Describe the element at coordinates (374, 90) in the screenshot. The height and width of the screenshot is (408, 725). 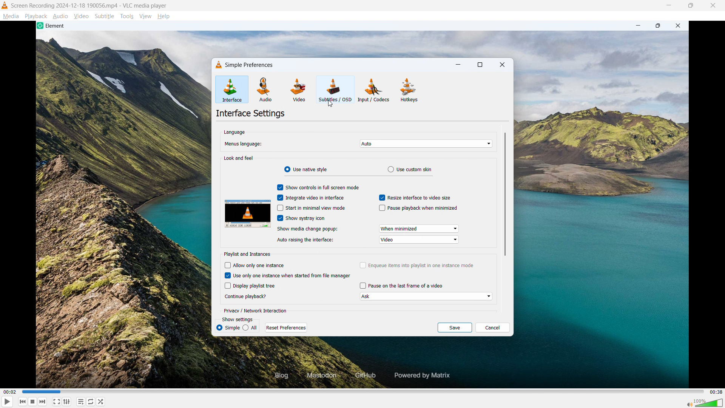
I see `Input or codecs ` at that location.